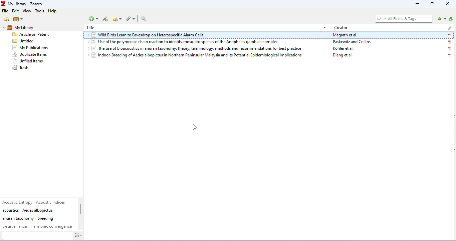 This screenshot has height=241, width=456. What do you see at coordinates (31, 35) in the screenshot?
I see `article on patent` at bounding box center [31, 35].